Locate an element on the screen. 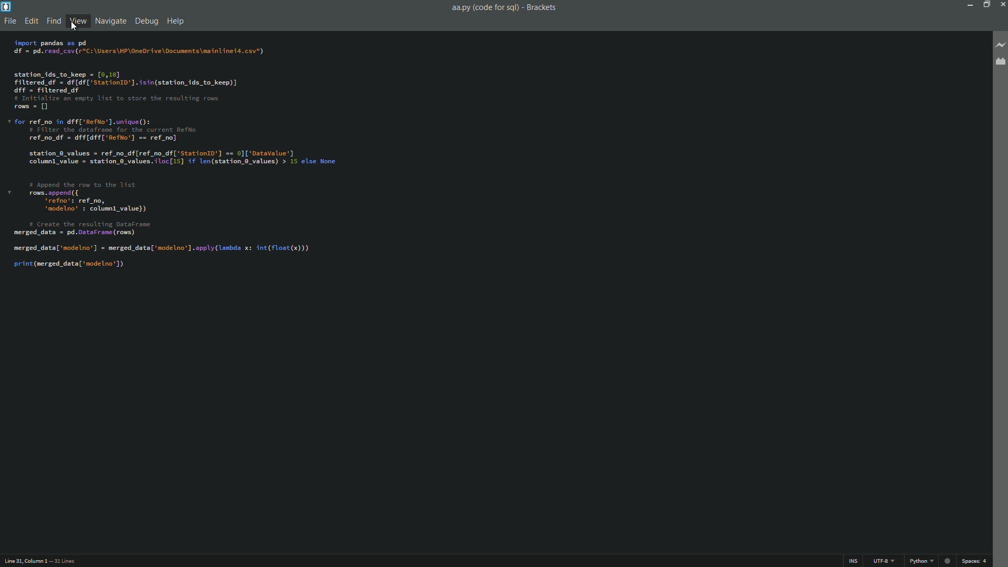  ins is located at coordinates (855, 561).